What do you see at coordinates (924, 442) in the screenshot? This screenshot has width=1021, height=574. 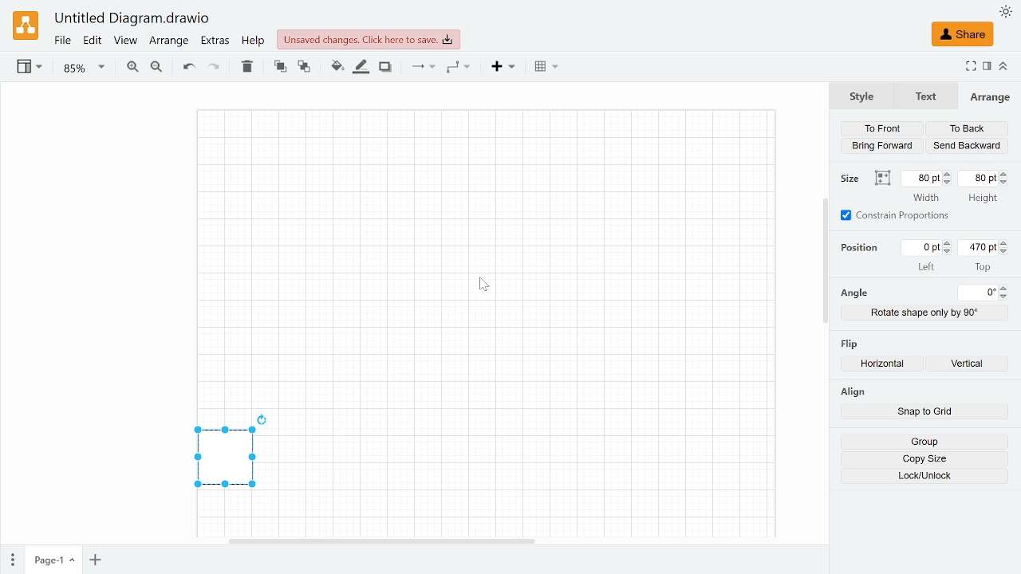 I see `Group` at bounding box center [924, 442].